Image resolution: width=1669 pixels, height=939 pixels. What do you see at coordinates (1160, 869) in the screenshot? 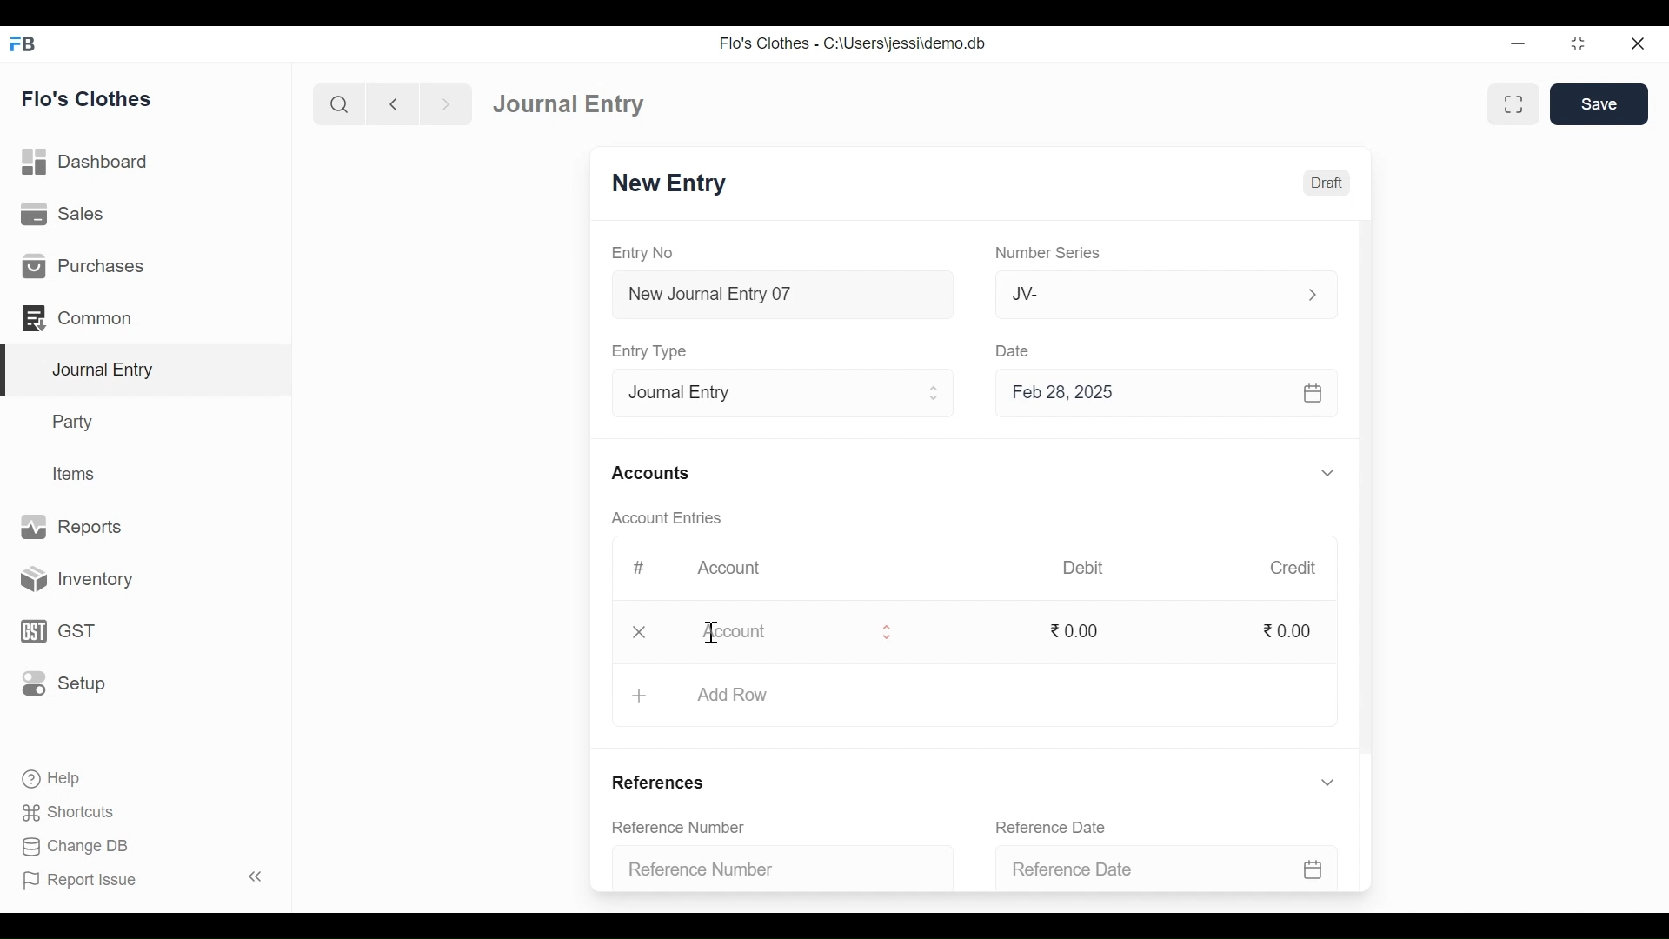
I see `Reference Date` at bounding box center [1160, 869].